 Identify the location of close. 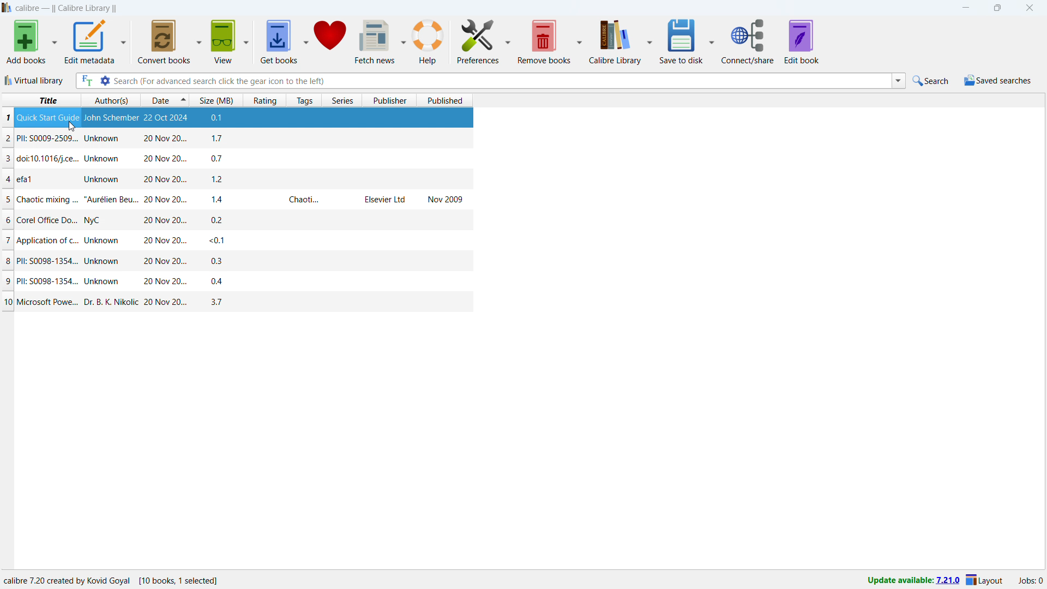
(1029, 8).